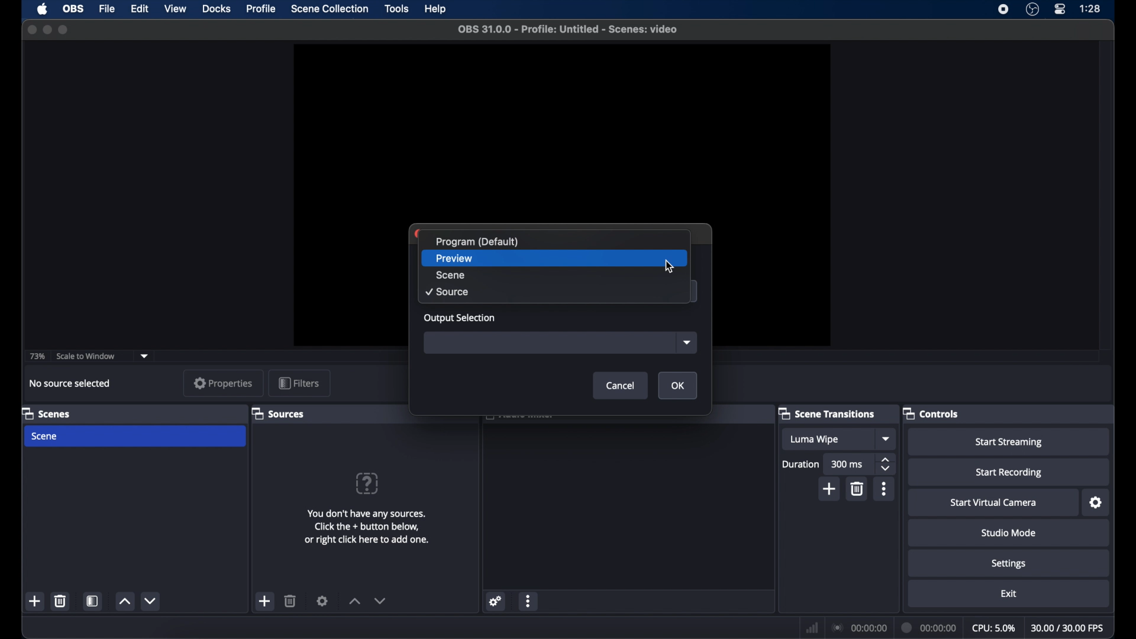 This screenshot has width=1136, height=639. I want to click on connection, so click(859, 627).